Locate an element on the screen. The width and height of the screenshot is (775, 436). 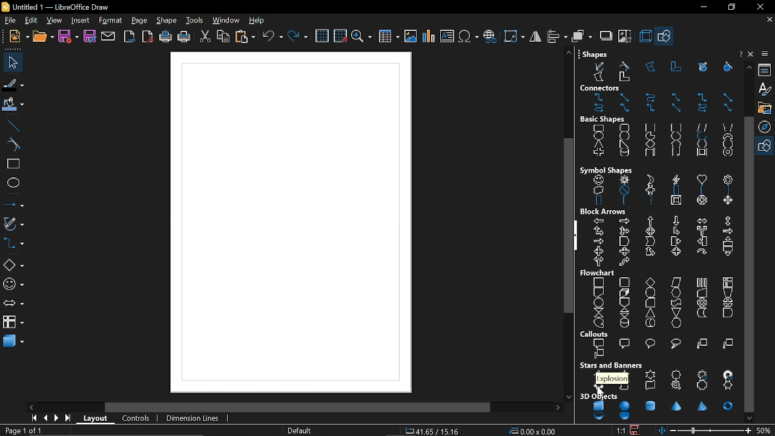
paste is located at coordinates (245, 36).